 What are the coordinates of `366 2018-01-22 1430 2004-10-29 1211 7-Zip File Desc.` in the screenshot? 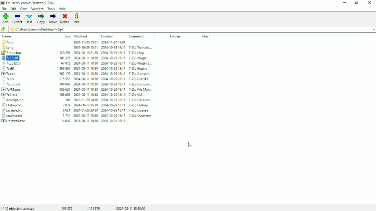 It's located at (109, 100).